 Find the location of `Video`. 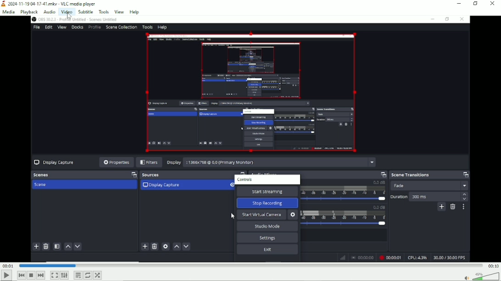

Video is located at coordinates (67, 12).